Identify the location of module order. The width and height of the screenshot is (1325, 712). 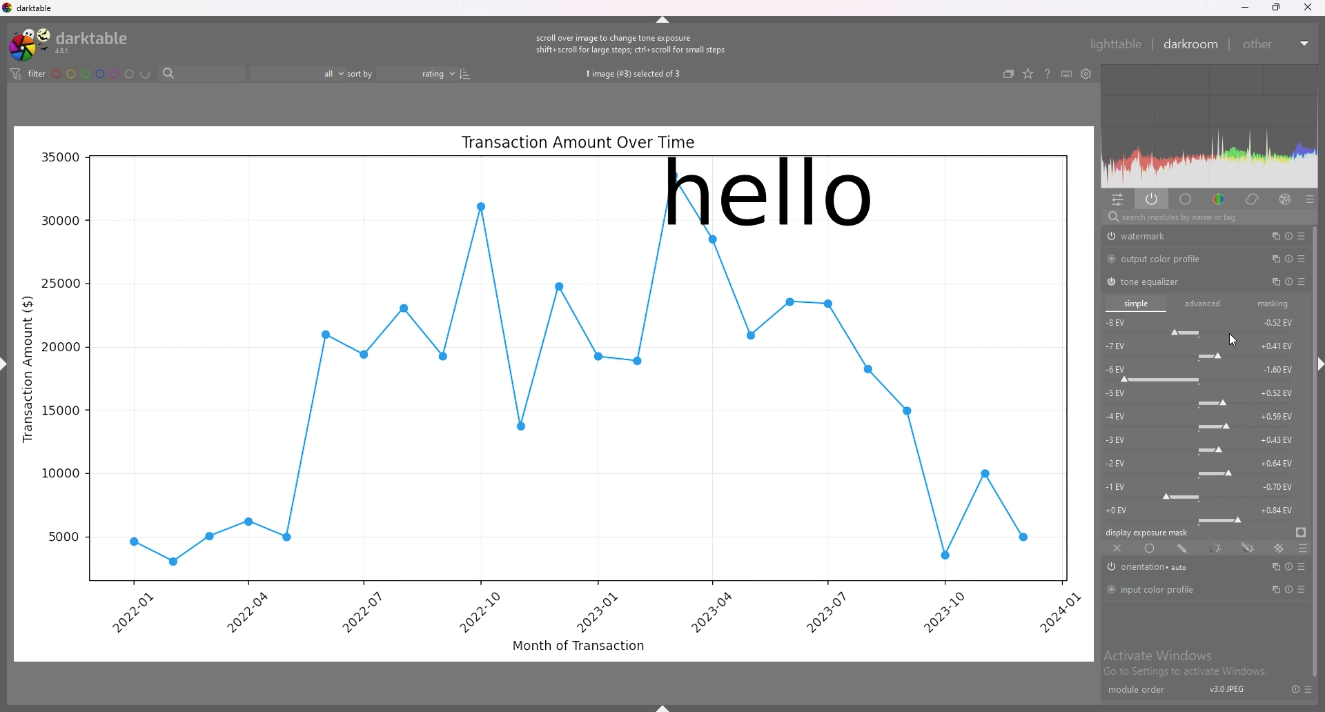
(1139, 690).